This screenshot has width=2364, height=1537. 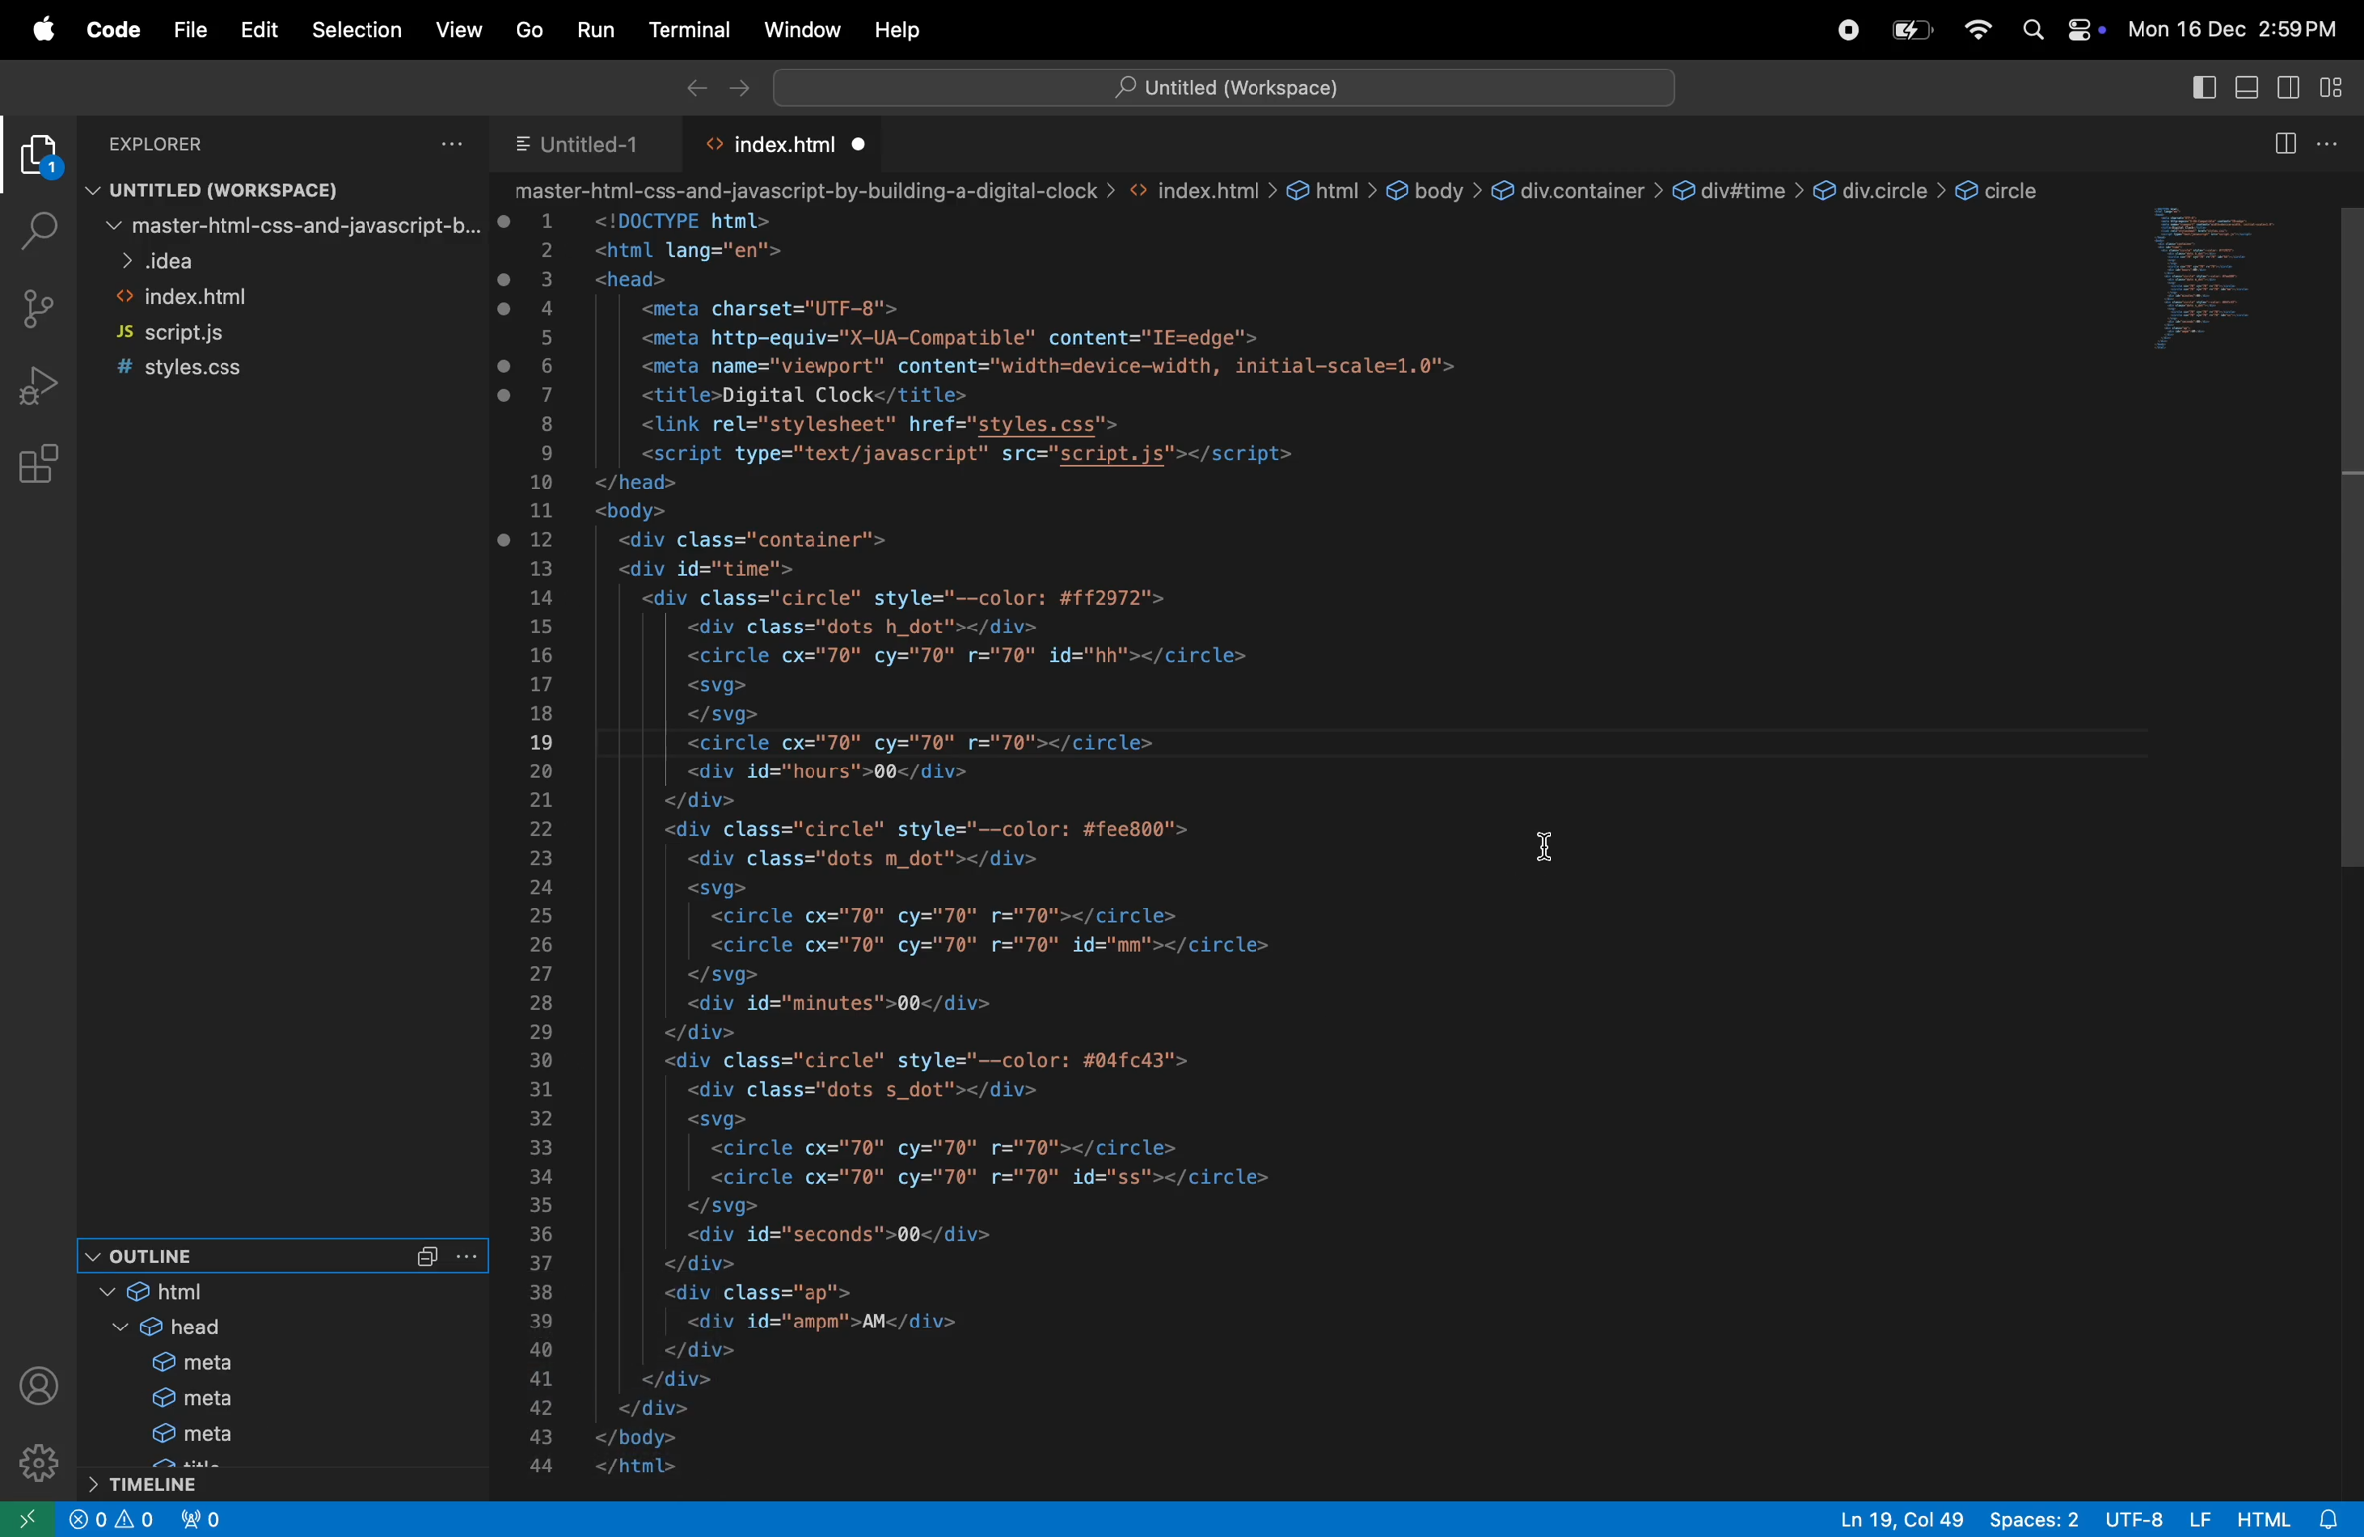 I want to click on meta, so click(x=220, y=1402).